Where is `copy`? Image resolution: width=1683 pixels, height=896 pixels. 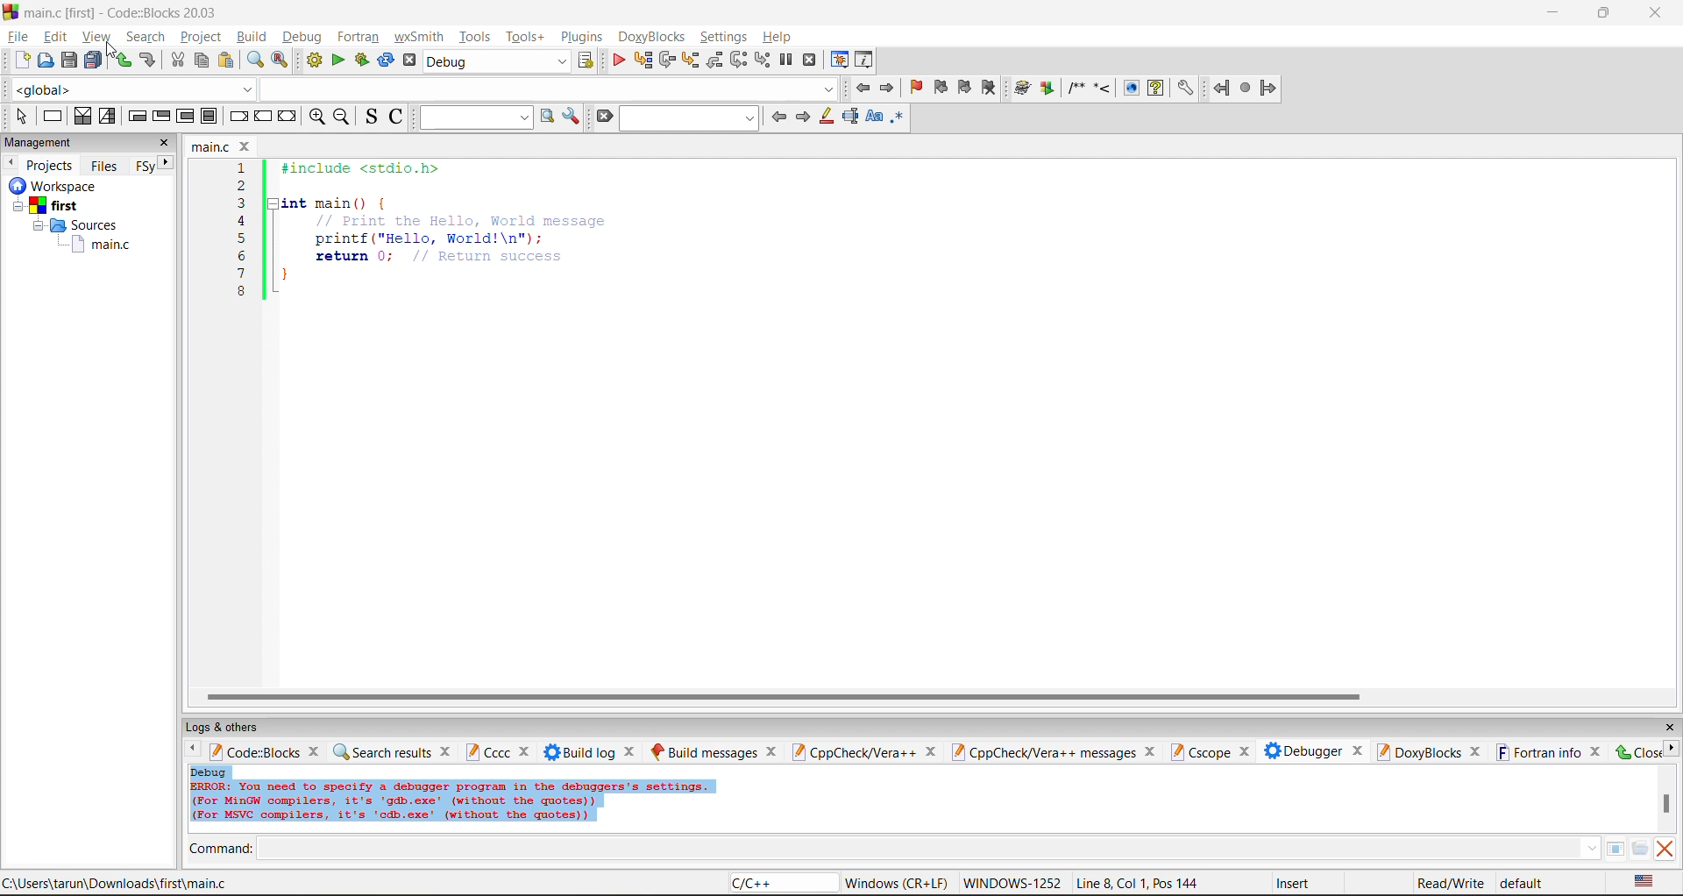 copy is located at coordinates (202, 61).